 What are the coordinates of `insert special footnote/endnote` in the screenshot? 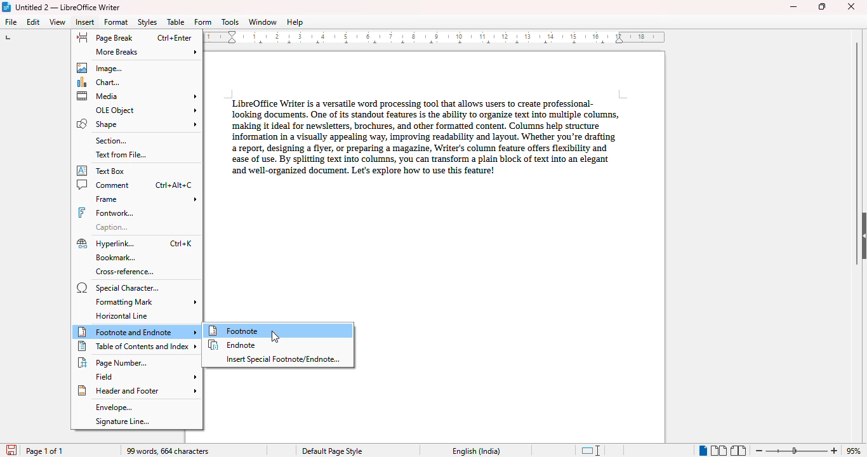 It's located at (284, 359).